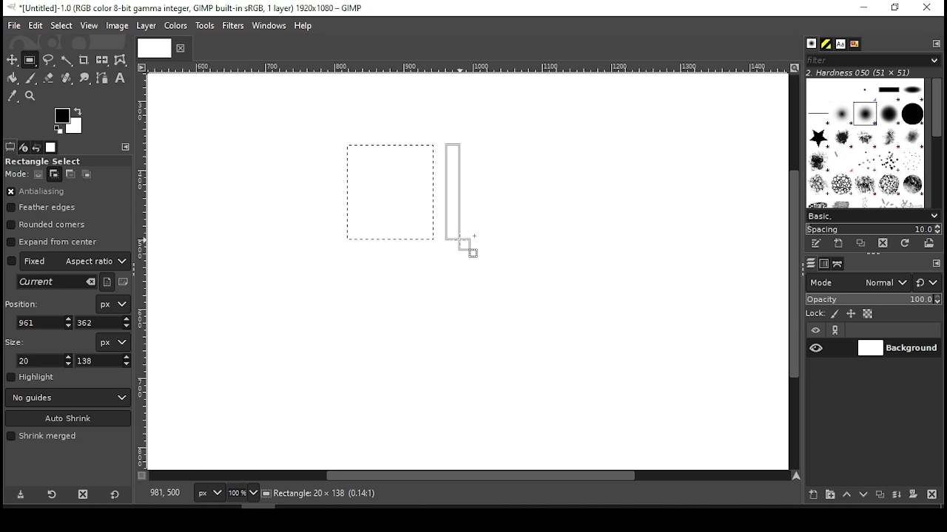 The width and height of the screenshot is (947, 532). I want to click on edit this brush, so click(815, 245).